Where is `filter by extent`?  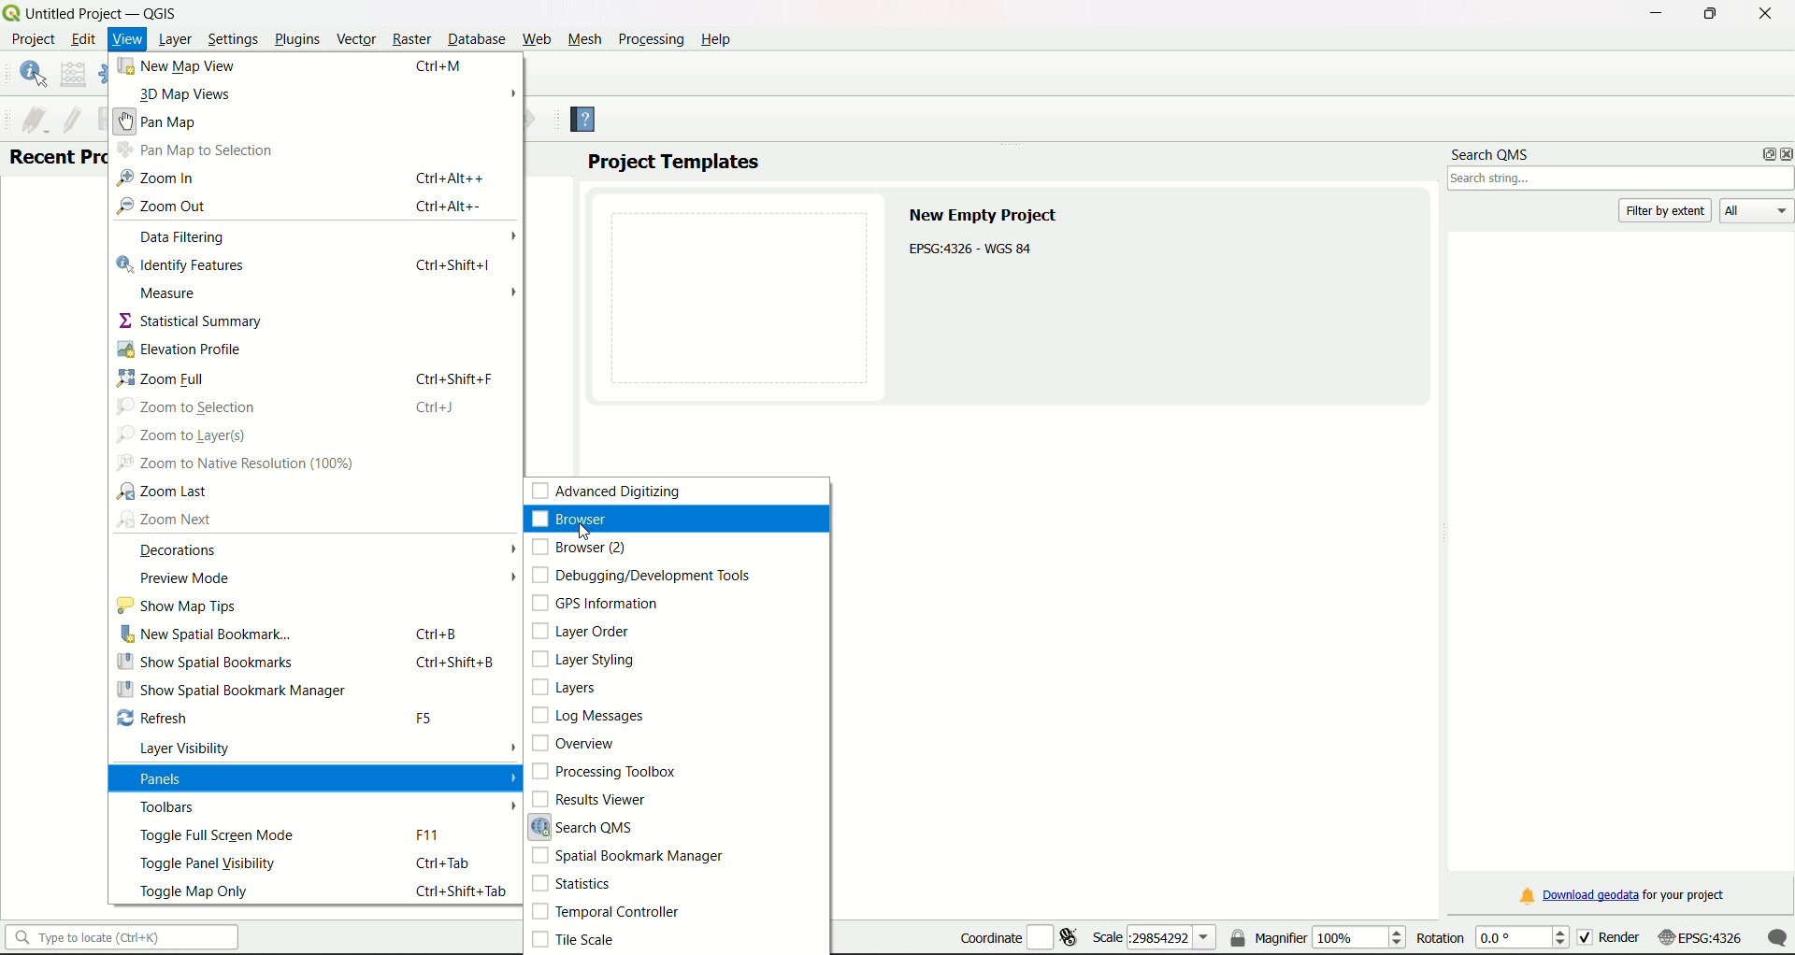 filter by extent is located at coordinates (1667, 209).